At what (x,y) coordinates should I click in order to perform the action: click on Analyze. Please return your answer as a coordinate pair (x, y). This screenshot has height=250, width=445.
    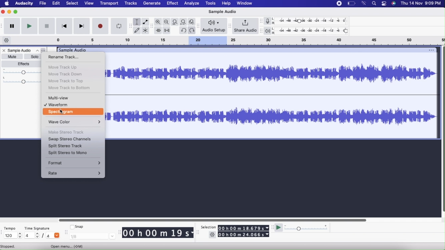
    Looking at the image, I should click on (191, 4).